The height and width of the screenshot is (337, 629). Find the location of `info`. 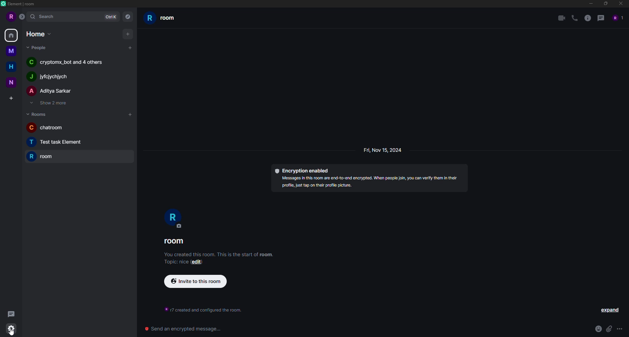

info is located at coordinates (588, 18).